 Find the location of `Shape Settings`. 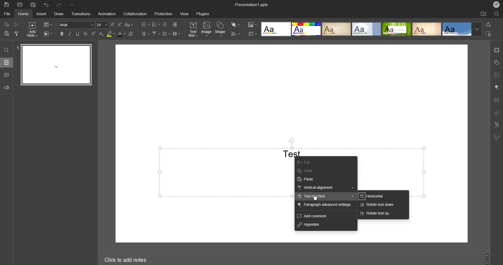

Shape Settings is located at coordinates (496, 63).